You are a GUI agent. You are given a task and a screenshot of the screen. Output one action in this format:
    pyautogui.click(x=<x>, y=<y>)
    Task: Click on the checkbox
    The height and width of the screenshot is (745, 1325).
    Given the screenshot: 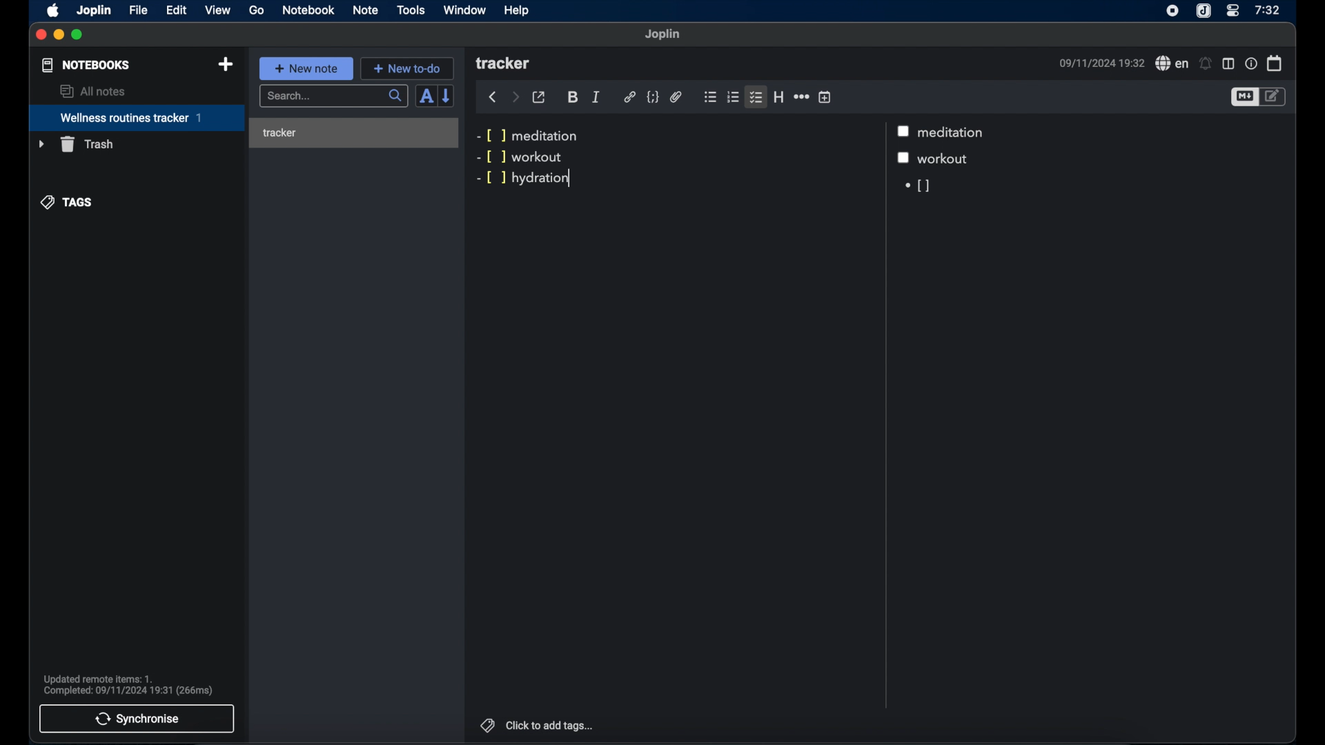 What is the action you would take?
    pyautogui.click(x=905, y=130)
    